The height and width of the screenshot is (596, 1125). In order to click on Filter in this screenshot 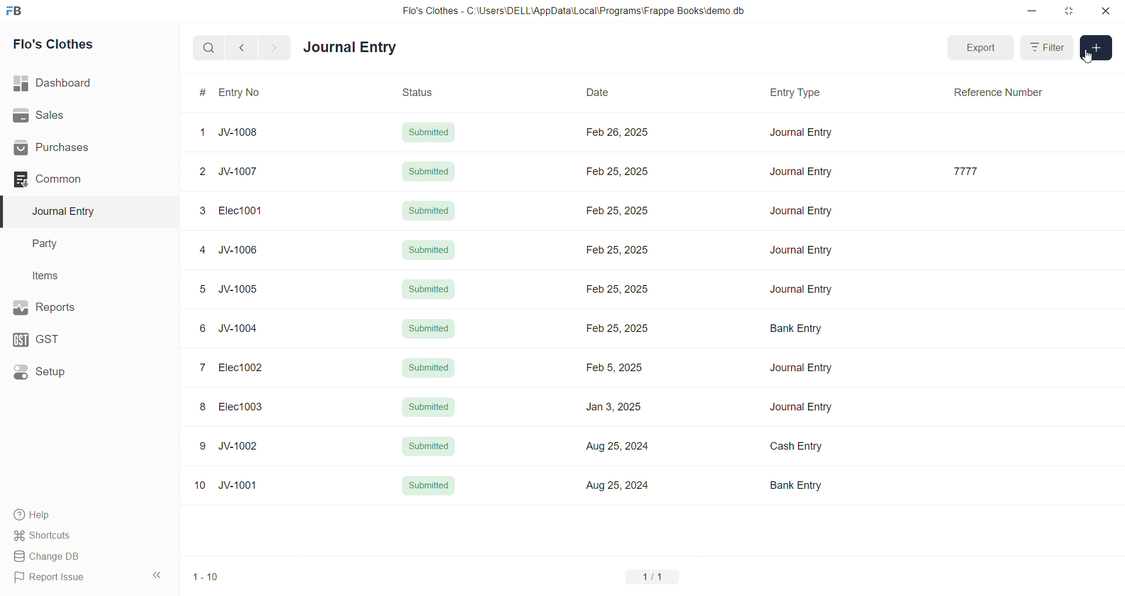, I will do `click(1048, 49)`.